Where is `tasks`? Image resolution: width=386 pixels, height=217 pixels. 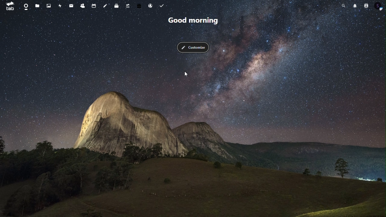
tasks is located at coordinates (163, 6).